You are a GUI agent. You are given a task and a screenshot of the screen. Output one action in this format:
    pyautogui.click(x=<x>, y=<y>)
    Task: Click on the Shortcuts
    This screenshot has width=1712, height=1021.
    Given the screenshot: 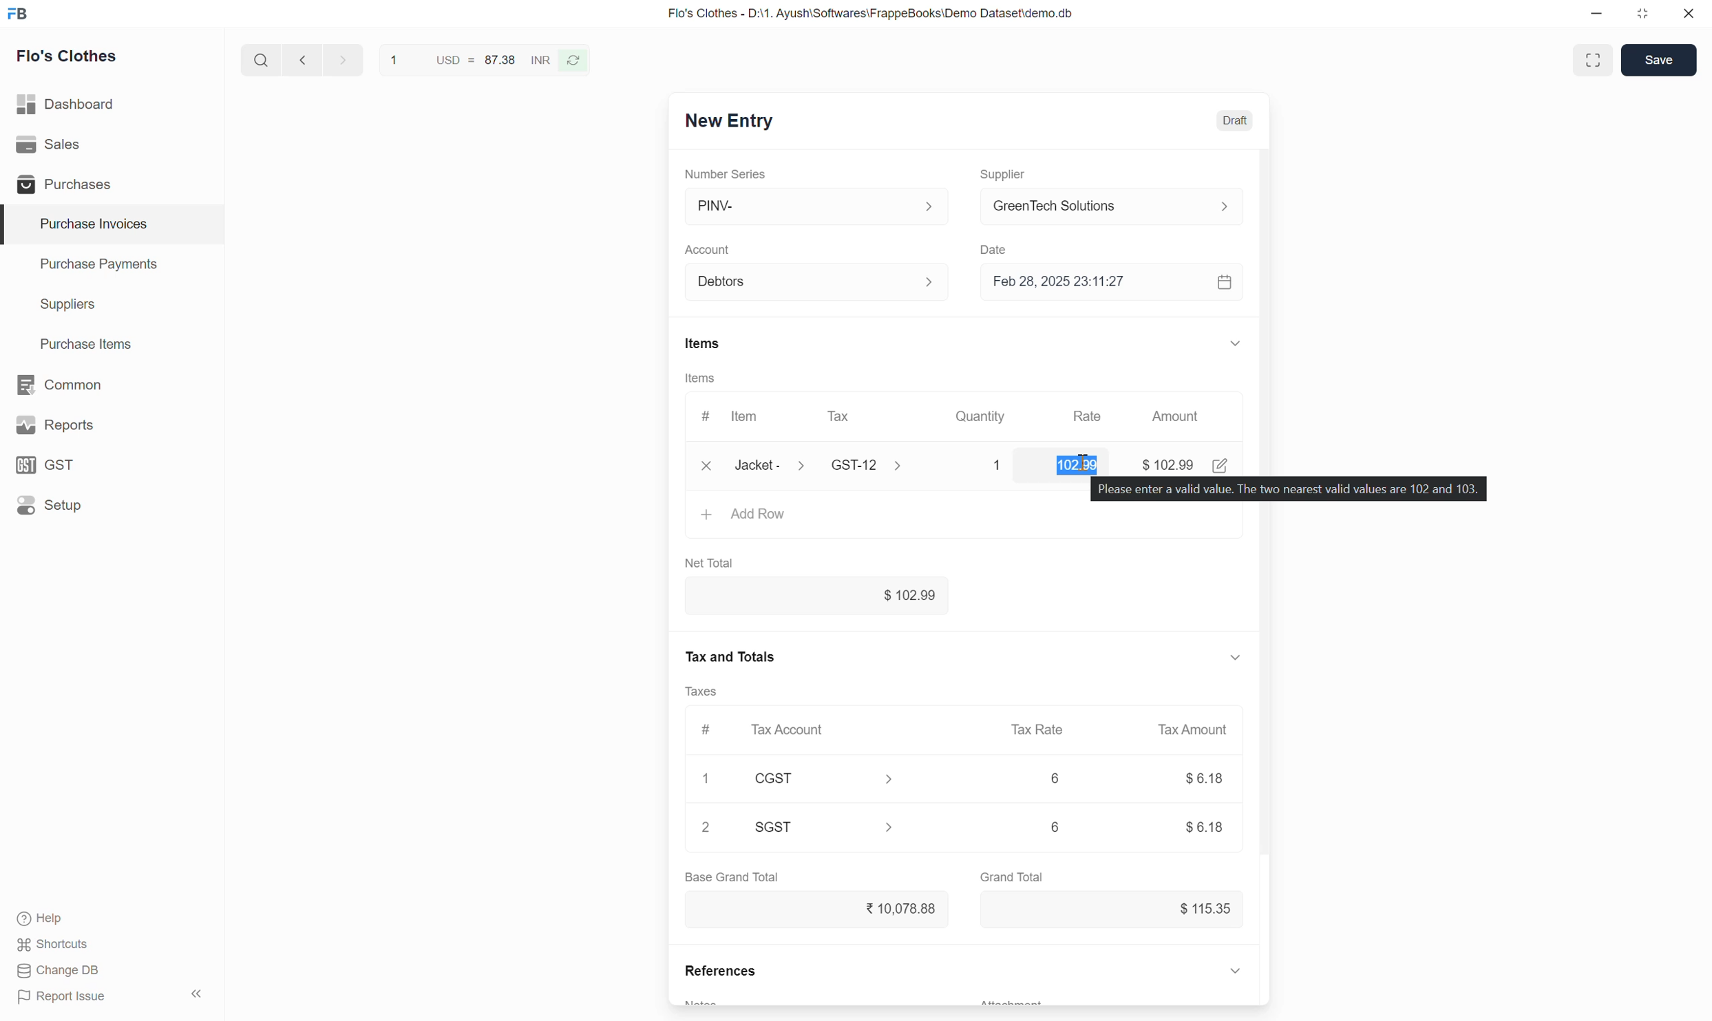 What is the action you would take?
    pyautogui.click(x=54, y=945)
    